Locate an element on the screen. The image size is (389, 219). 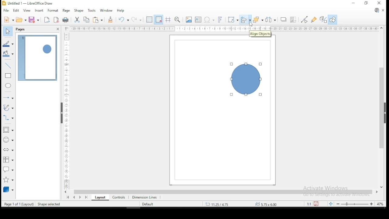
export as PDF is located at coordinates (57, 19).